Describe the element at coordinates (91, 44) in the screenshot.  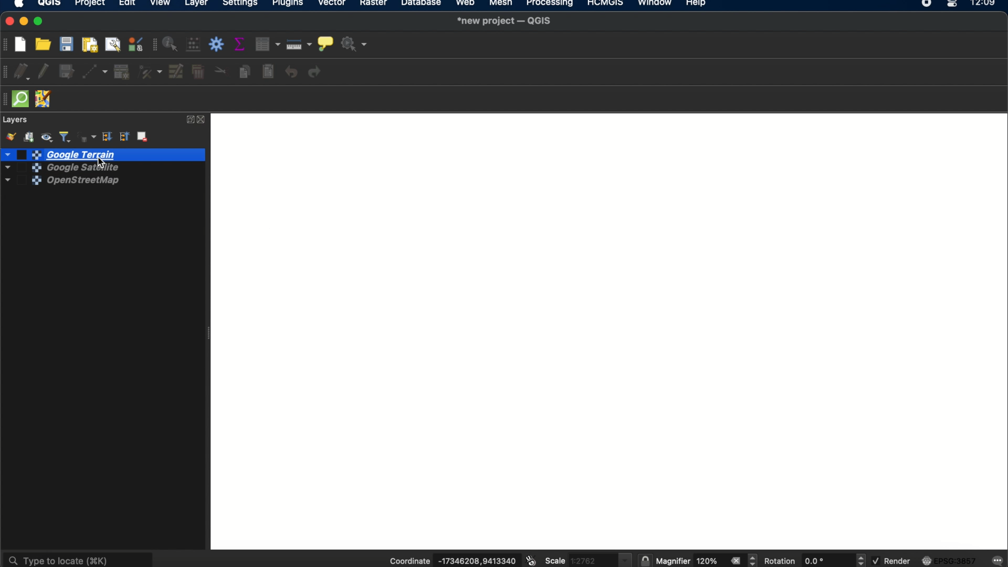
I see `new print layout` at that location.